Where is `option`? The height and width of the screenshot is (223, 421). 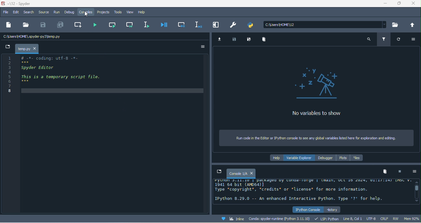 option is located at coordinates (202, 47).